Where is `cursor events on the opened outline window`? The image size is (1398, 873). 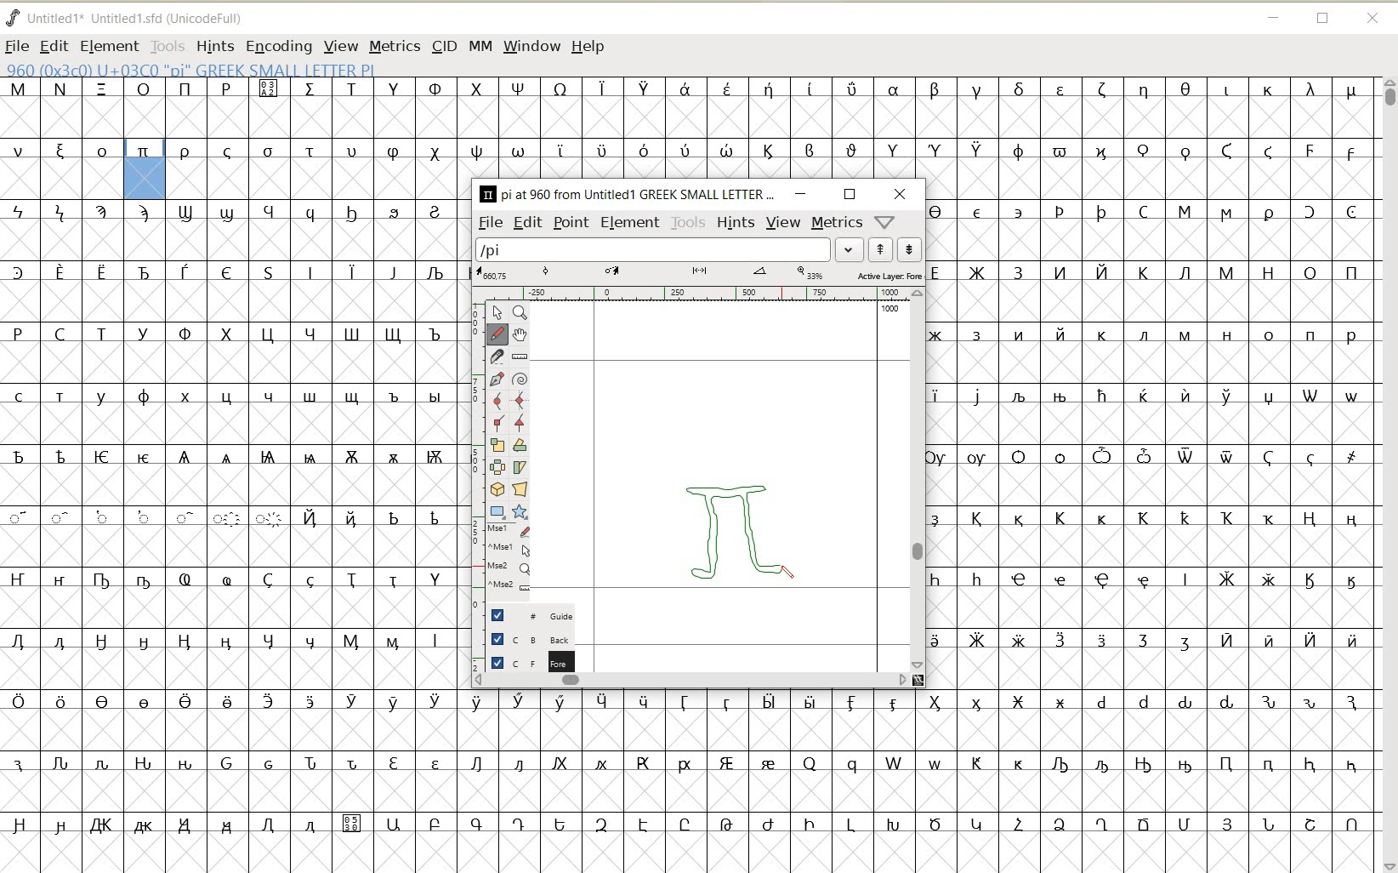
cursor events on the opened outline window is located at coordinates (502, 558).